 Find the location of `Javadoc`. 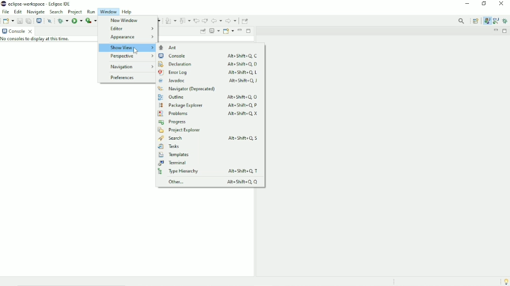

Javadoc is located at coordinates (209, 81).